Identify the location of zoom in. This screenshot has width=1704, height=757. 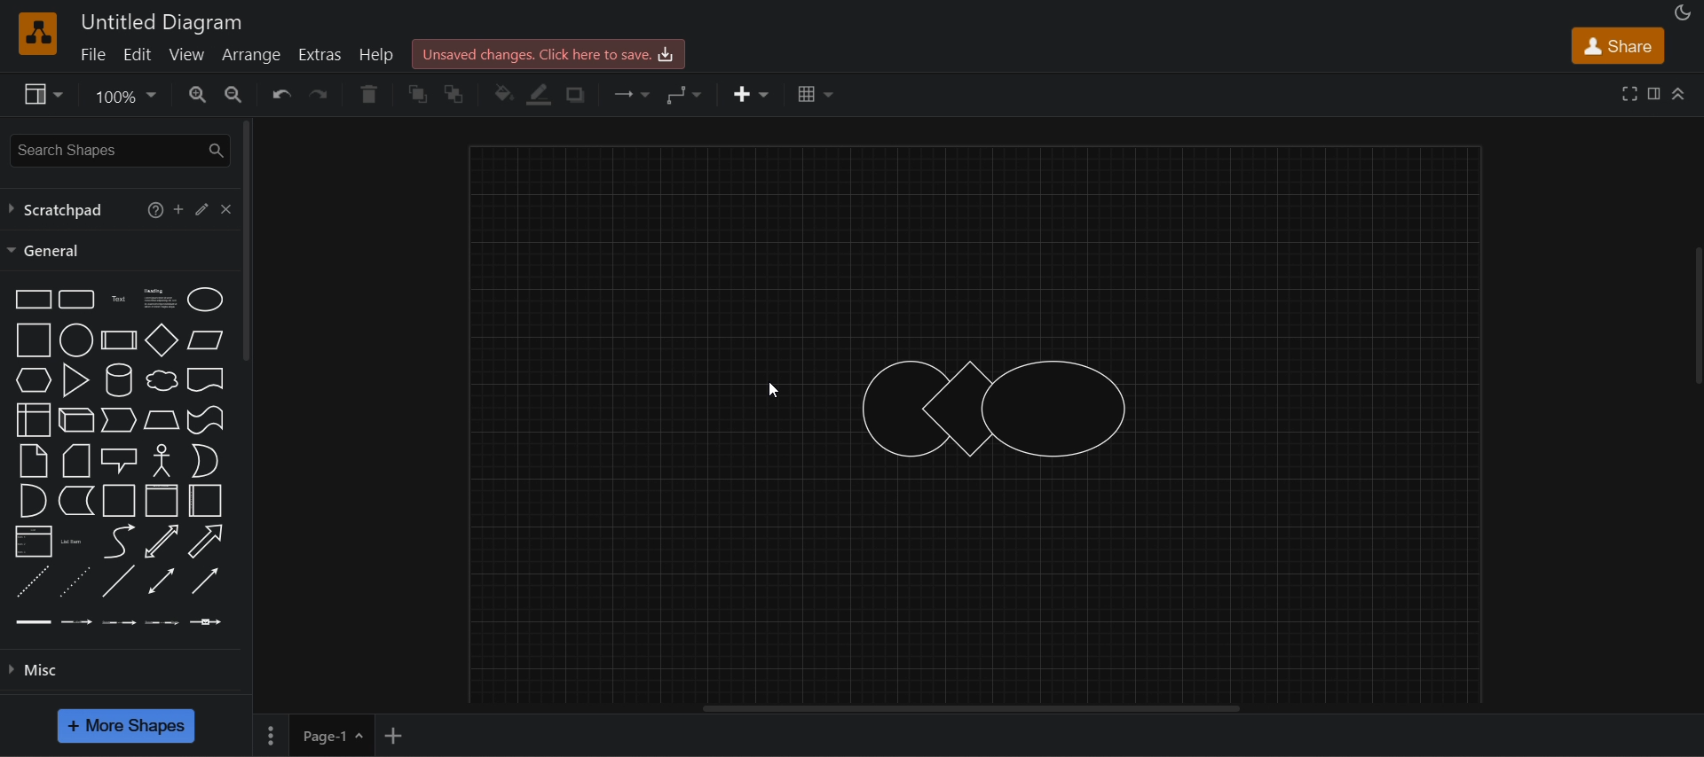
(198, 94).